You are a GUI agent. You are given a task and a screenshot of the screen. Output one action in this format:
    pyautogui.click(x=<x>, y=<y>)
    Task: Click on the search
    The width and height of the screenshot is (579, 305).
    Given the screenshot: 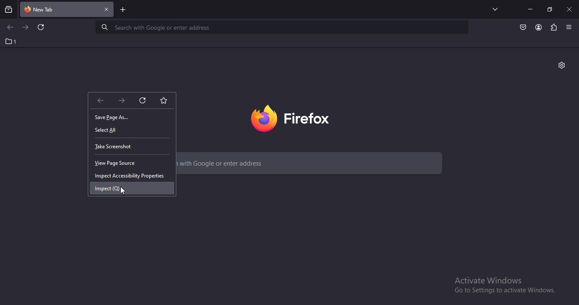 What is the action you would take?
    pyautogui.click(x=283, y=27)
    